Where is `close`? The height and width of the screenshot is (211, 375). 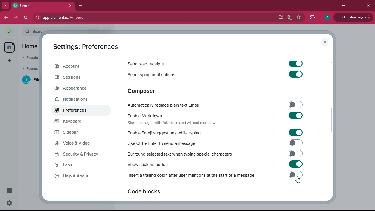
close is located at coordinates (325, 42).